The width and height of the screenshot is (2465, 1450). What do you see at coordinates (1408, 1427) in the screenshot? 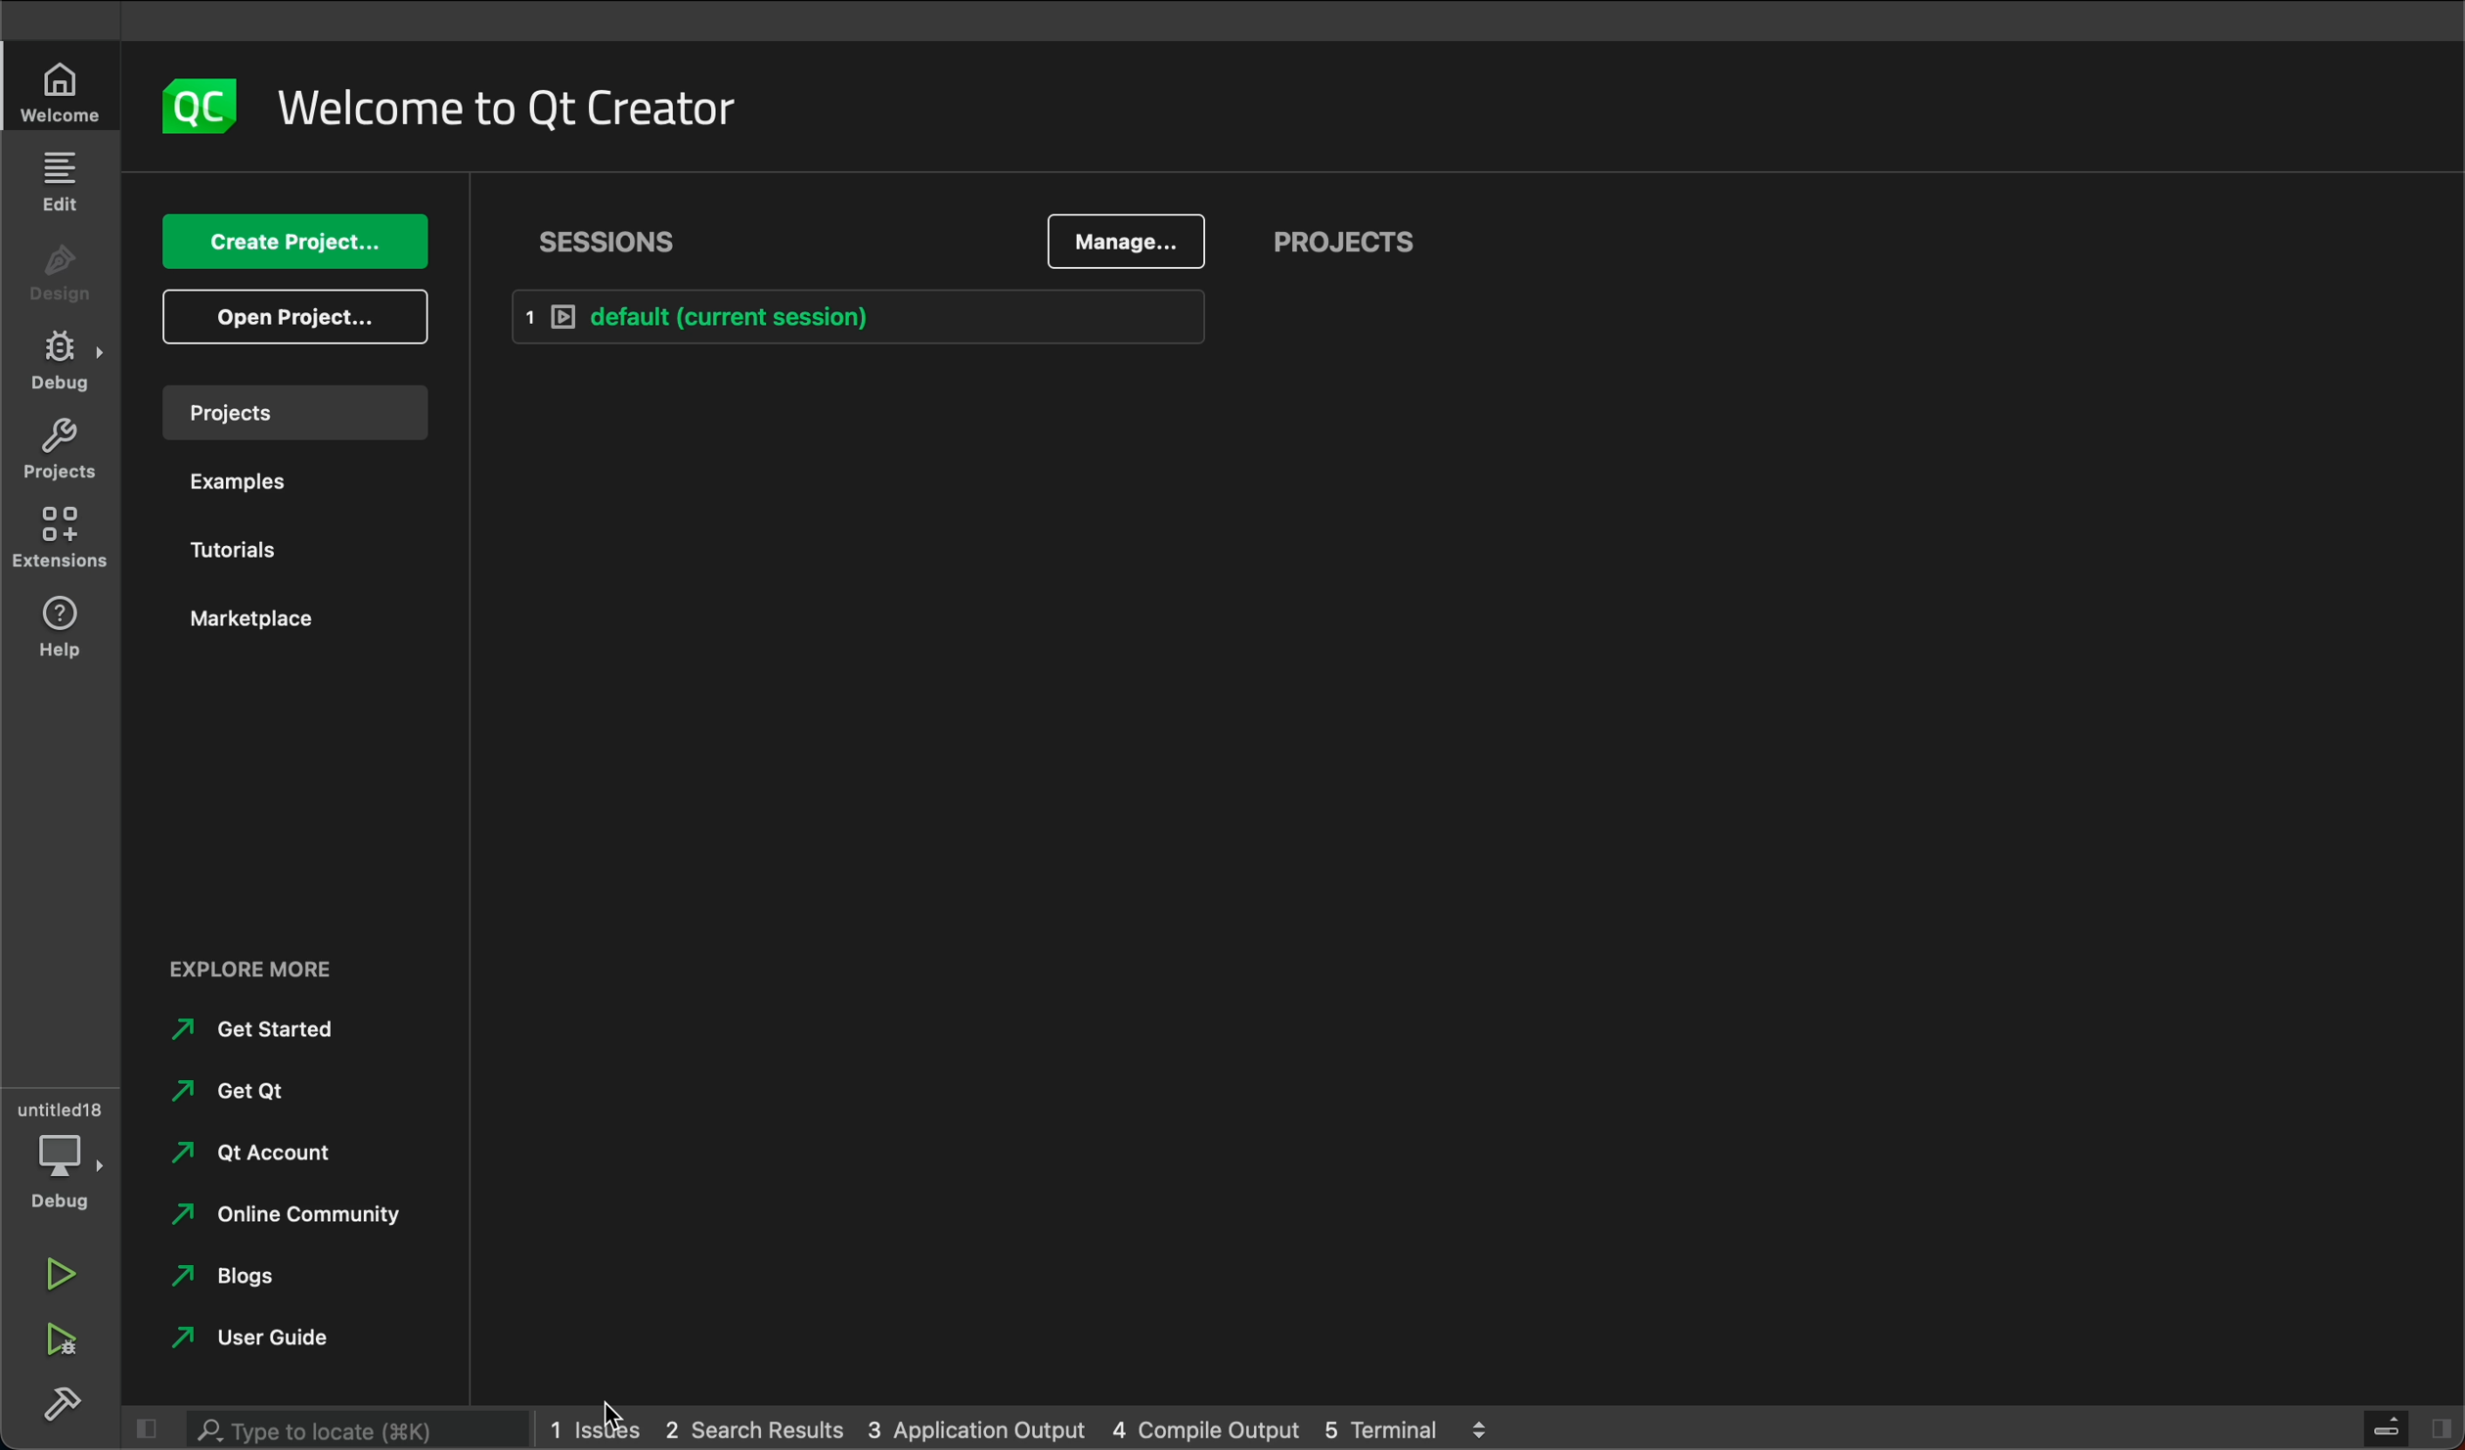
I see `5 terminal` at bounding box center [1408, 1427].